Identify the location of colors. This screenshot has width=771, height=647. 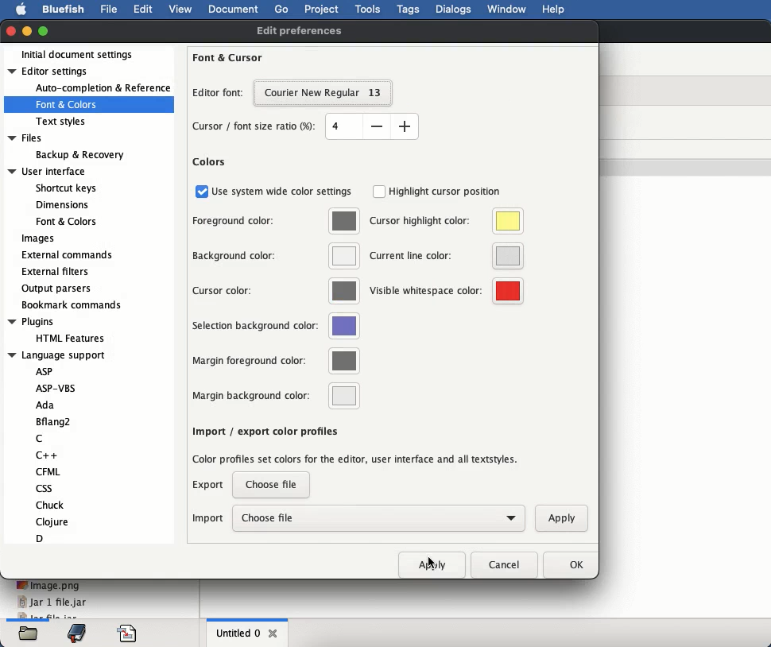
(210, 162).